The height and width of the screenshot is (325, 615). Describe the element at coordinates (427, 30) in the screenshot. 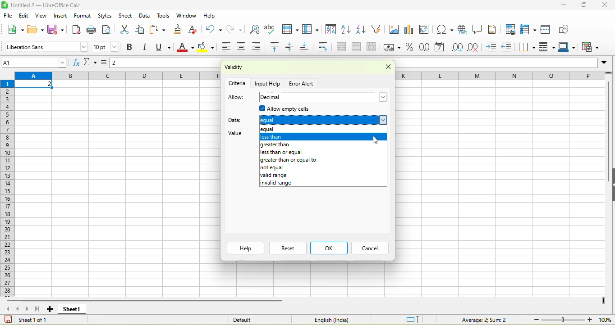

I see `pivot table` at that location.